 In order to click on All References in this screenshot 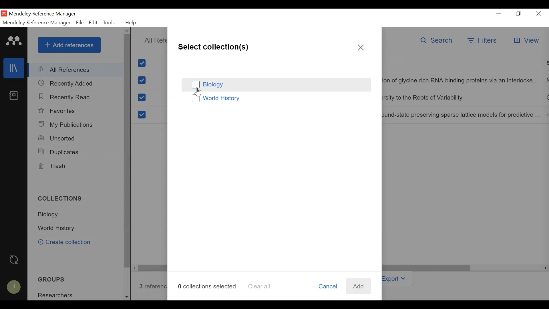, I will do `click(76, 71)`.